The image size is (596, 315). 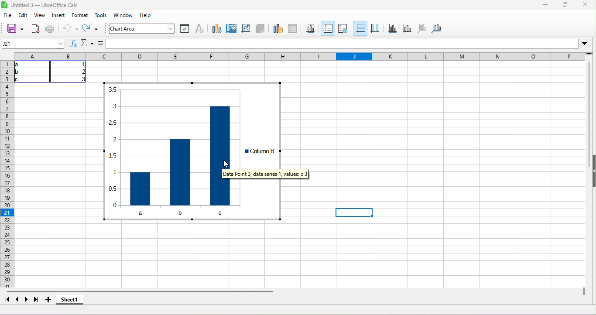 I want to click on print, so click(x=54, y=30).